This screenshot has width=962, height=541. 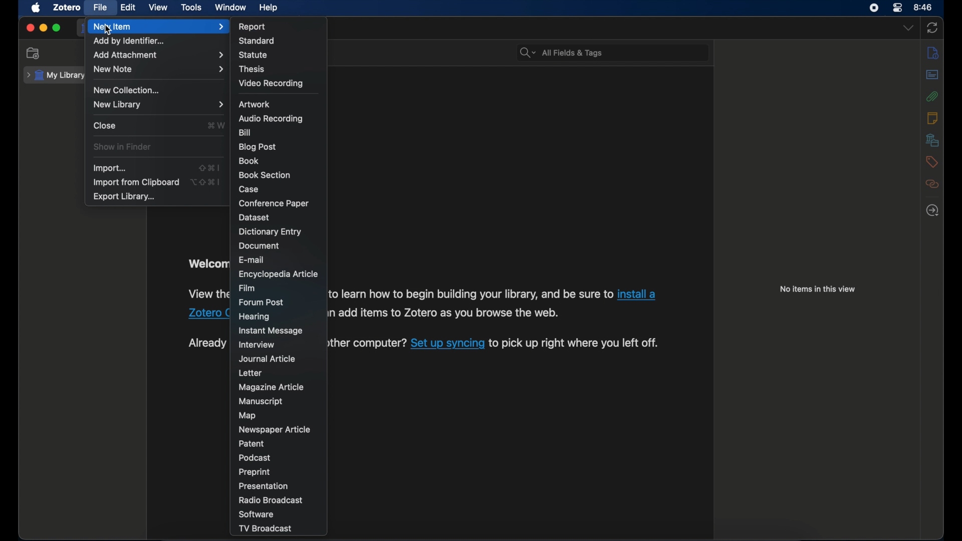 What do you see at coordinates (258, 345) in the screenshot?
I see `interview` at bounding box center [258, 345].